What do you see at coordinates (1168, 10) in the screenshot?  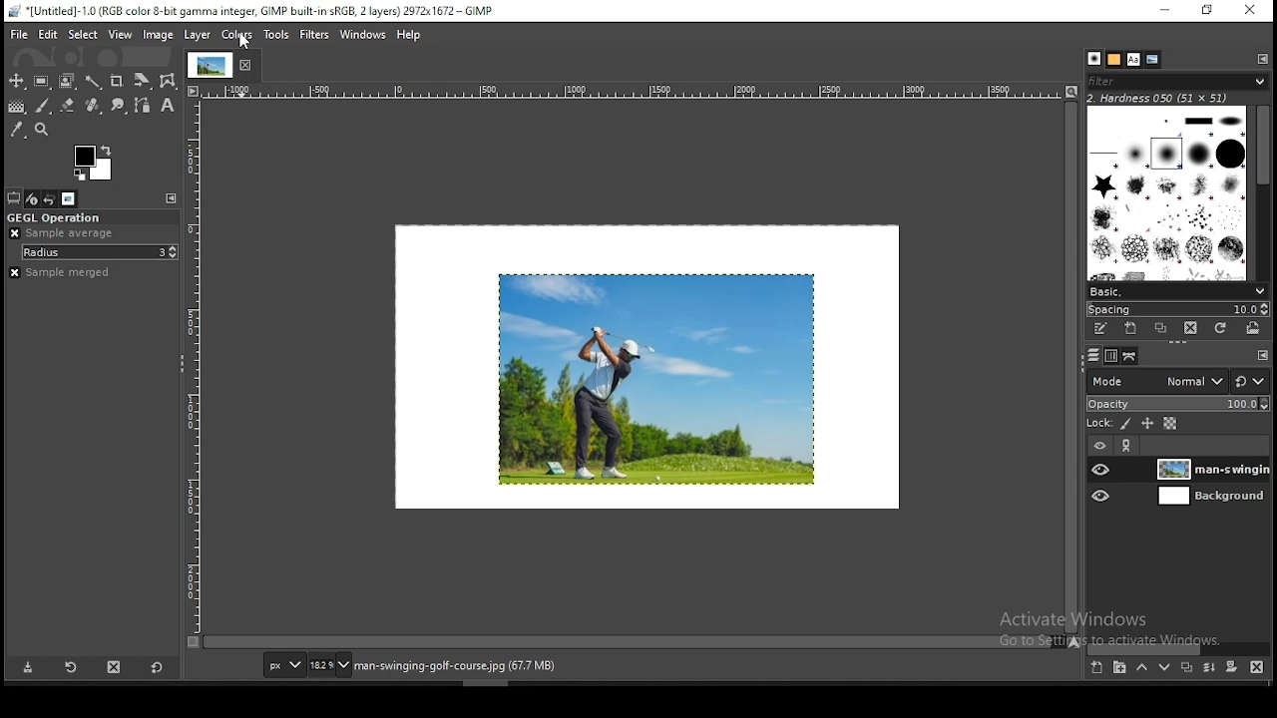 I see `minimize` at bounding box center [1168, 10].